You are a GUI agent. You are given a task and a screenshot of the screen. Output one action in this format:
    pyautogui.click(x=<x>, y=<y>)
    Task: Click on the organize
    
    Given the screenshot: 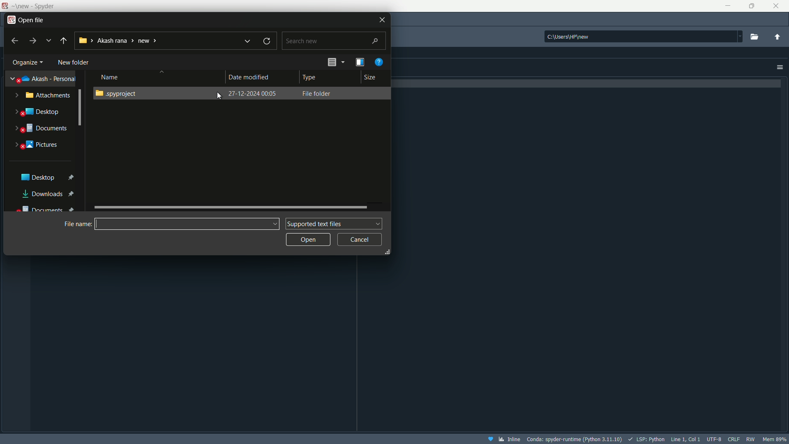 What is the action you would take?
    pyautogui.click(x=28, y=63)
    